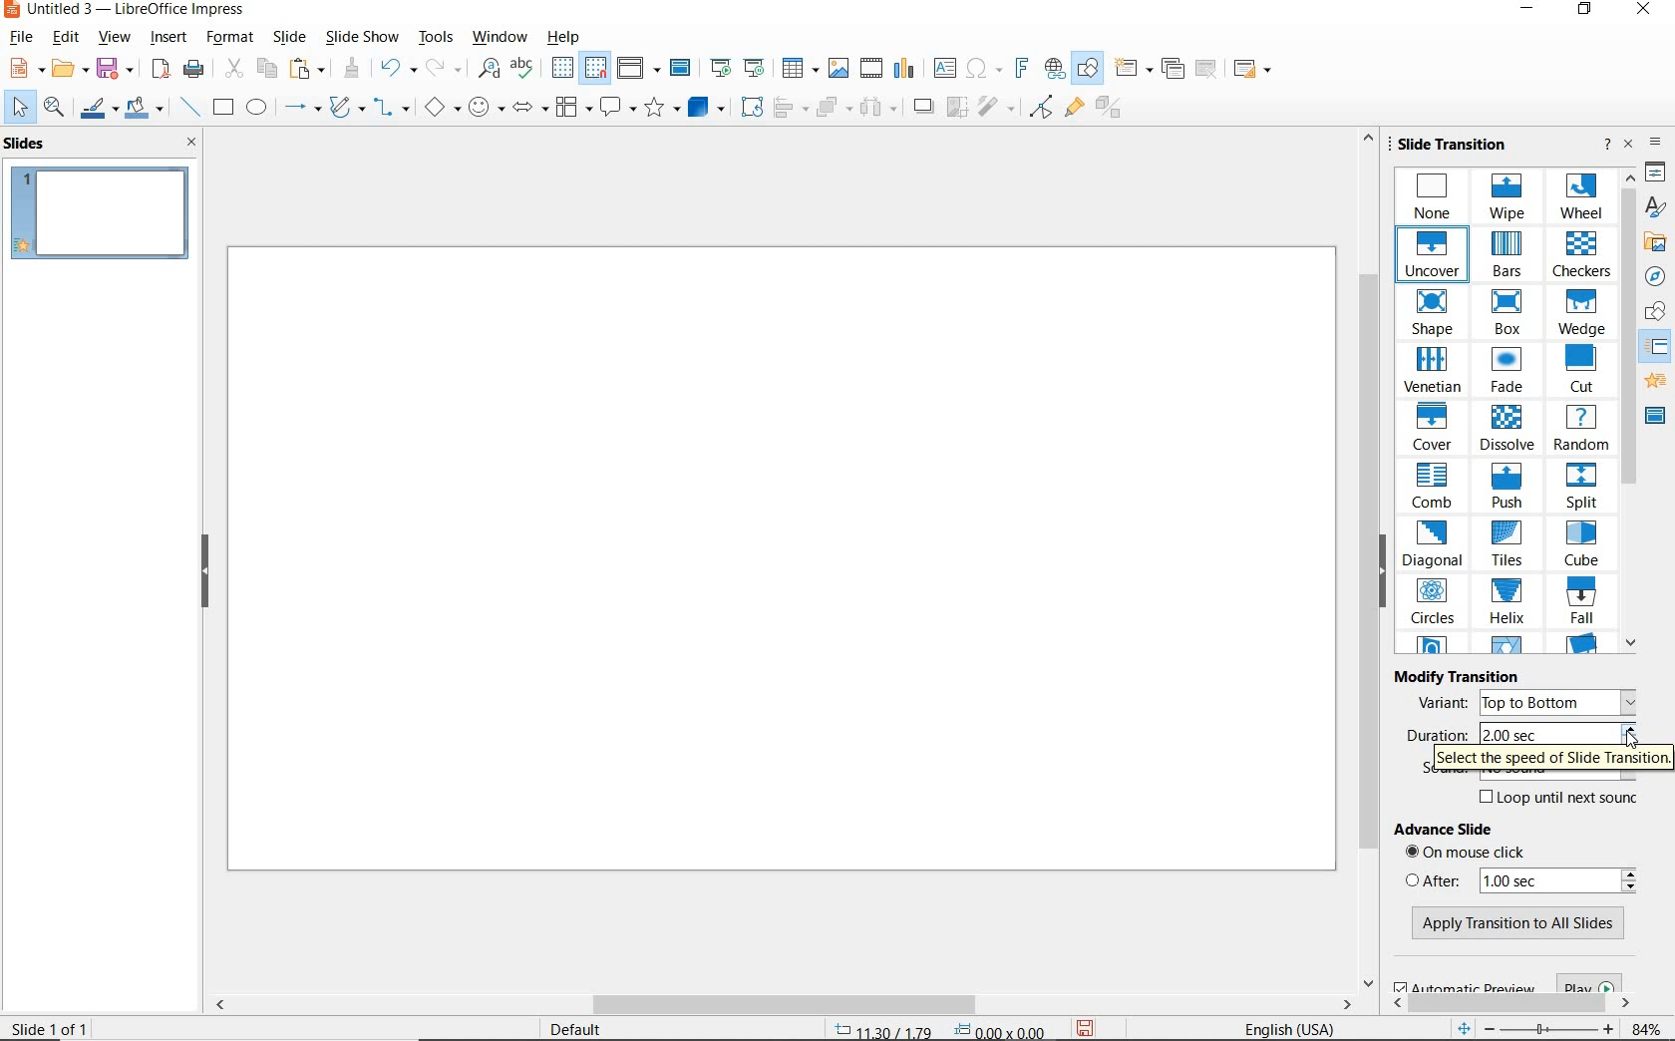 This screenshot has width=1675, height=1041. Describe the element at coordinates (305, 70) in the screenshot. I see `PASTE` at that location.